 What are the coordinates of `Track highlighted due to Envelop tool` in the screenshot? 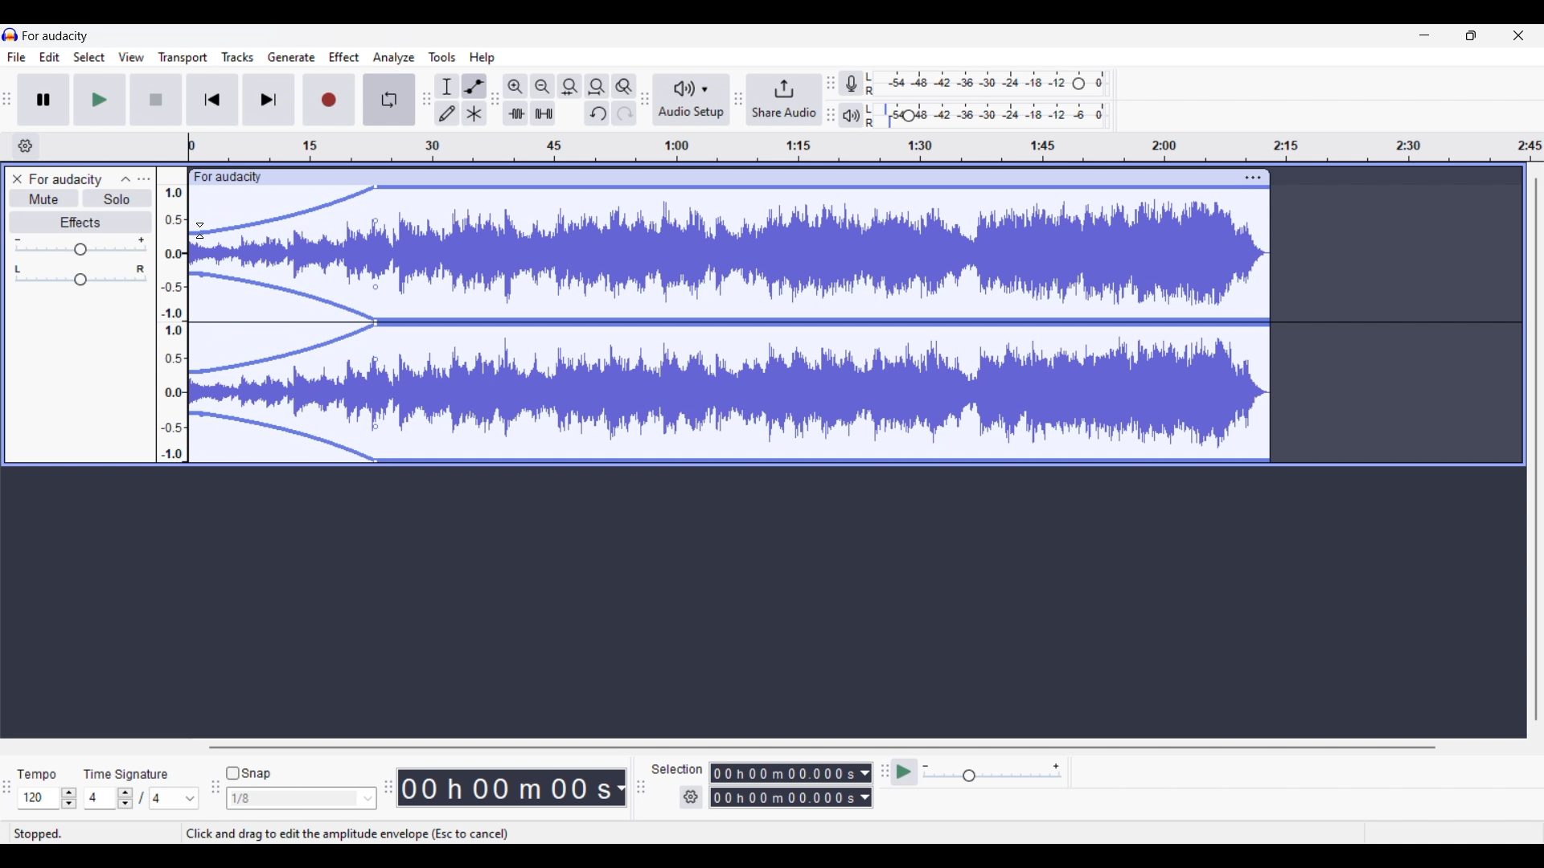 It's located at (729, 324).